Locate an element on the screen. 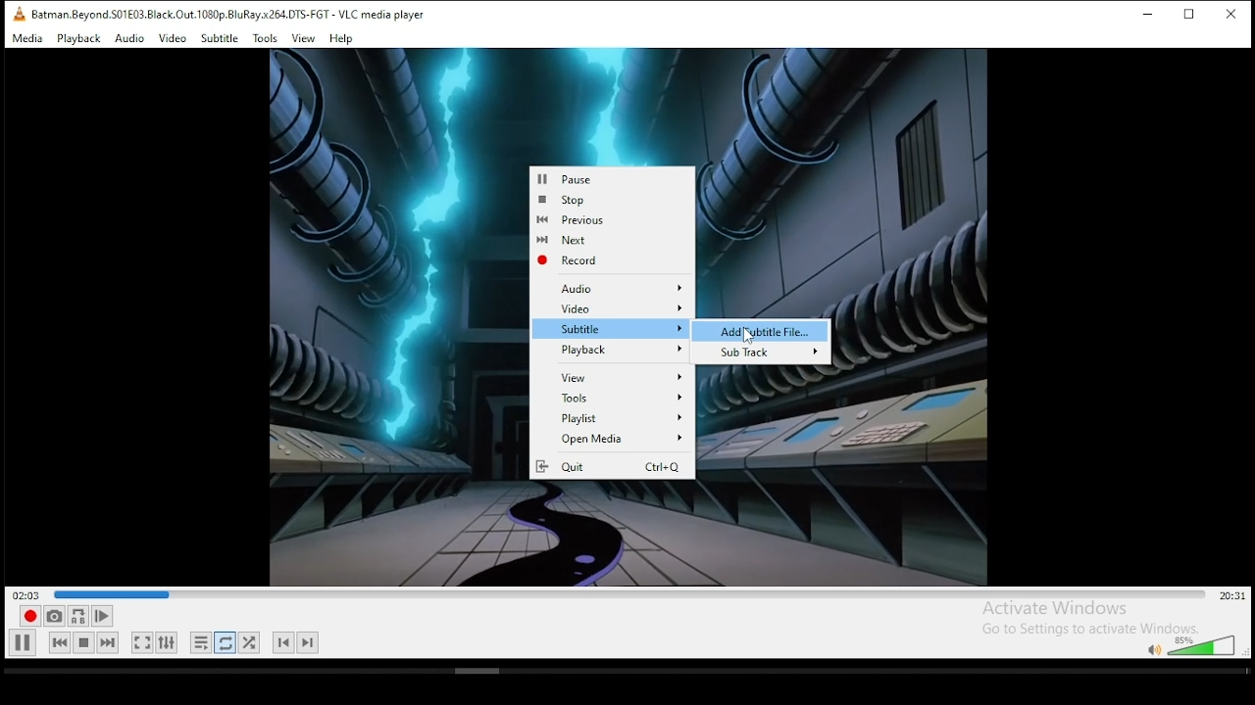 The height and width of the screenshot is (705, 1255). Sub Track options is located at coordinates (768, 352).